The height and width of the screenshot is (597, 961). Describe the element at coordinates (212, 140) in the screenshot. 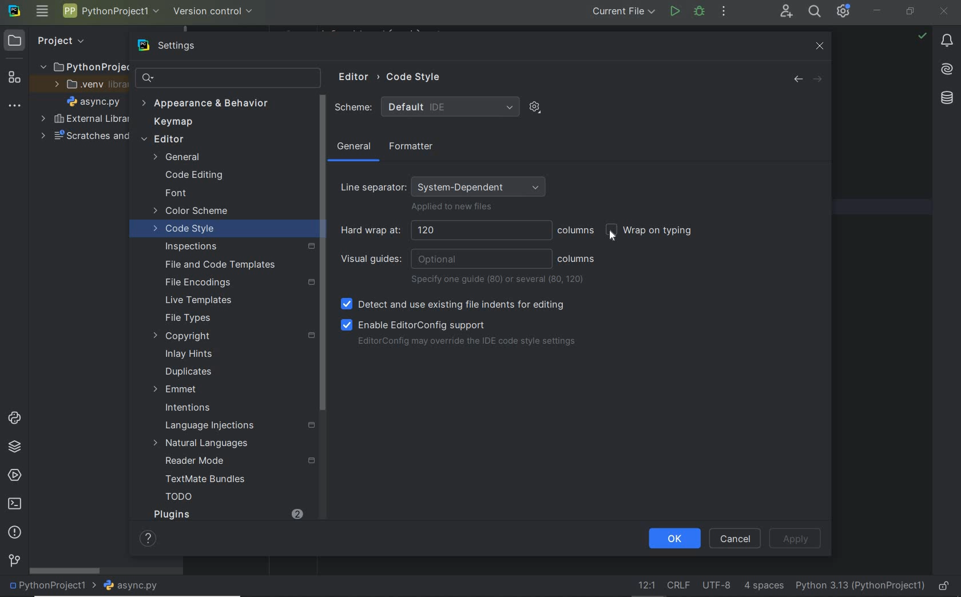

I see `editor` at that location.